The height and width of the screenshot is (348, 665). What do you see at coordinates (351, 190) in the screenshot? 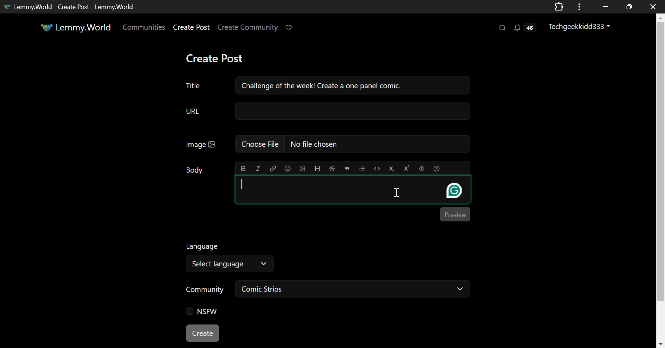
I see `Post Body Editing Textbox Selected` at bounding box center [351, 190].